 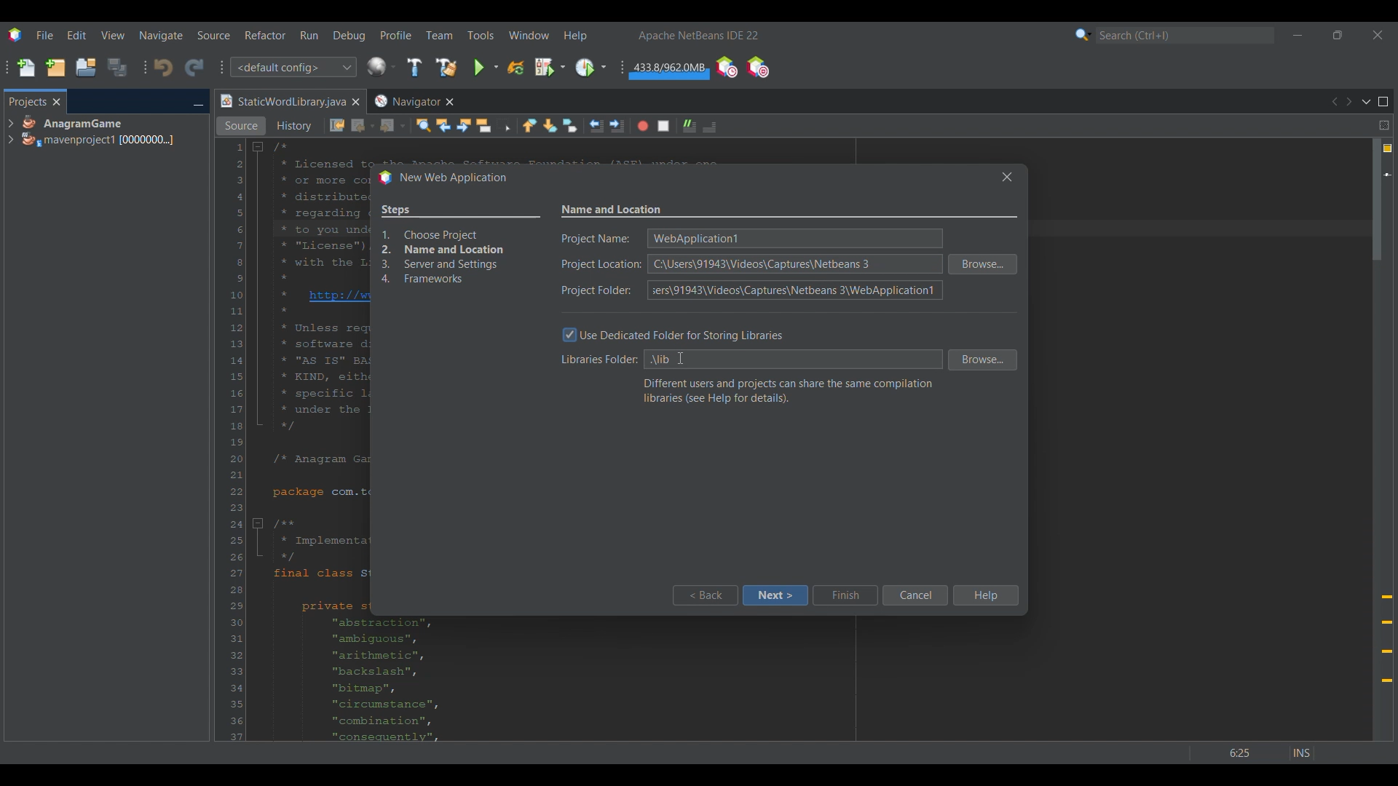 I want to click on Last edit, so click(x=337, y=125).